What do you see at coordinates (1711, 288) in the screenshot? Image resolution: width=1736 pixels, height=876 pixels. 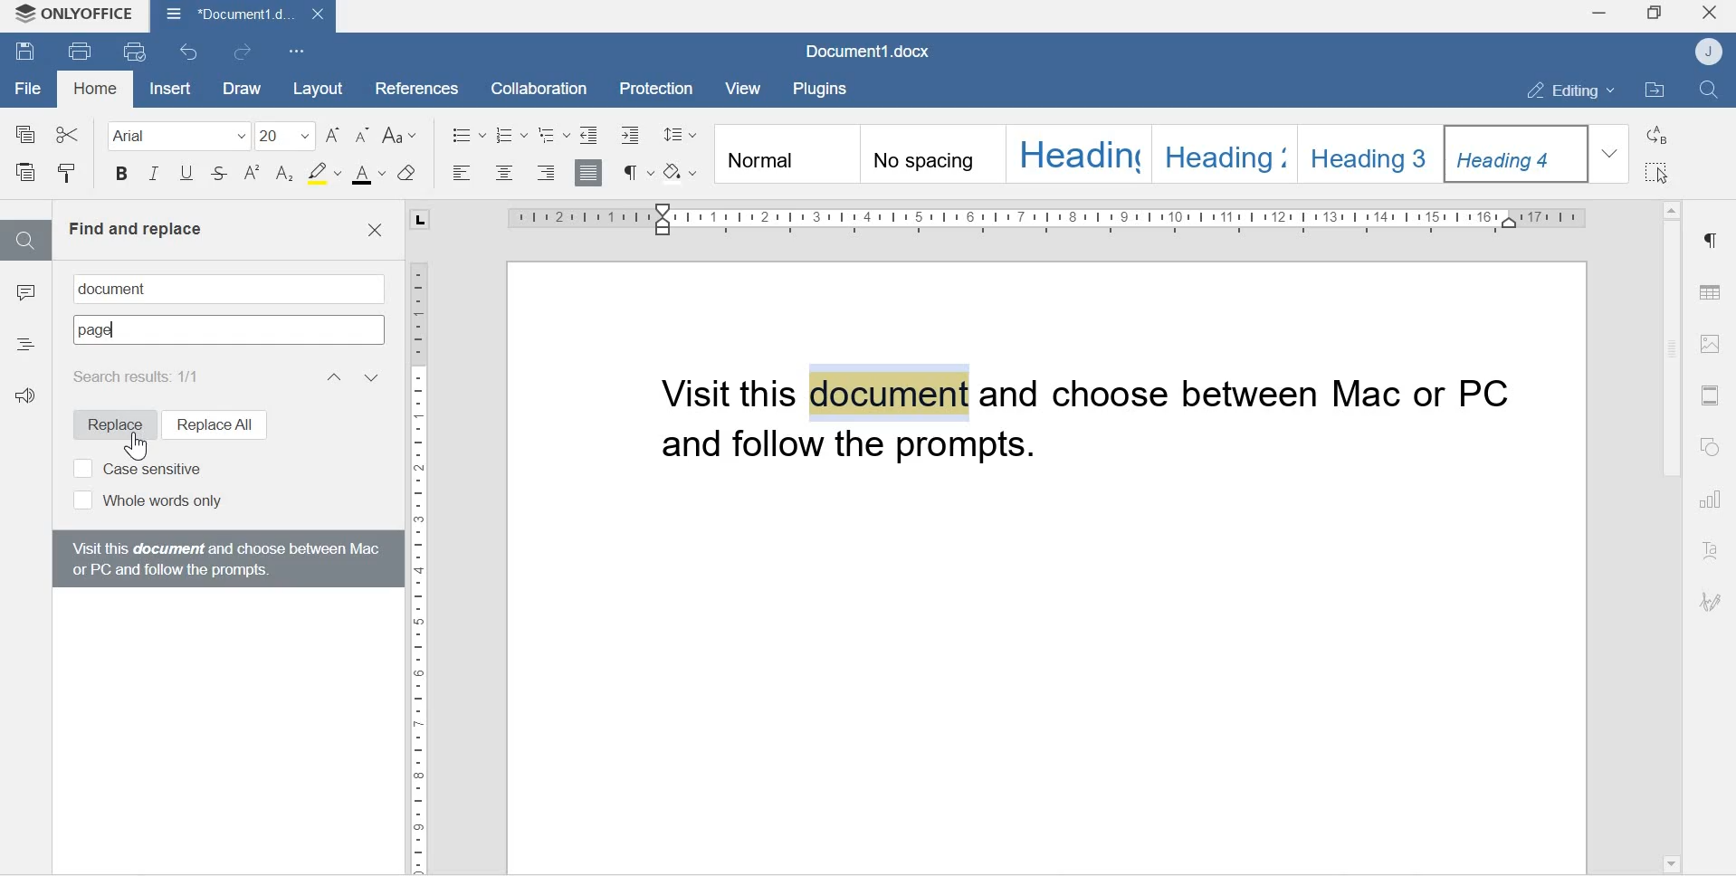 I see `Table` at bounding box center [1711, 288].